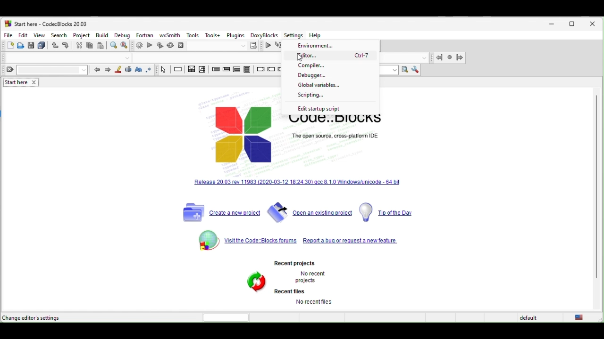 This screenshot has width=604, height=339. I want to click on show option window, so click(417, 70).